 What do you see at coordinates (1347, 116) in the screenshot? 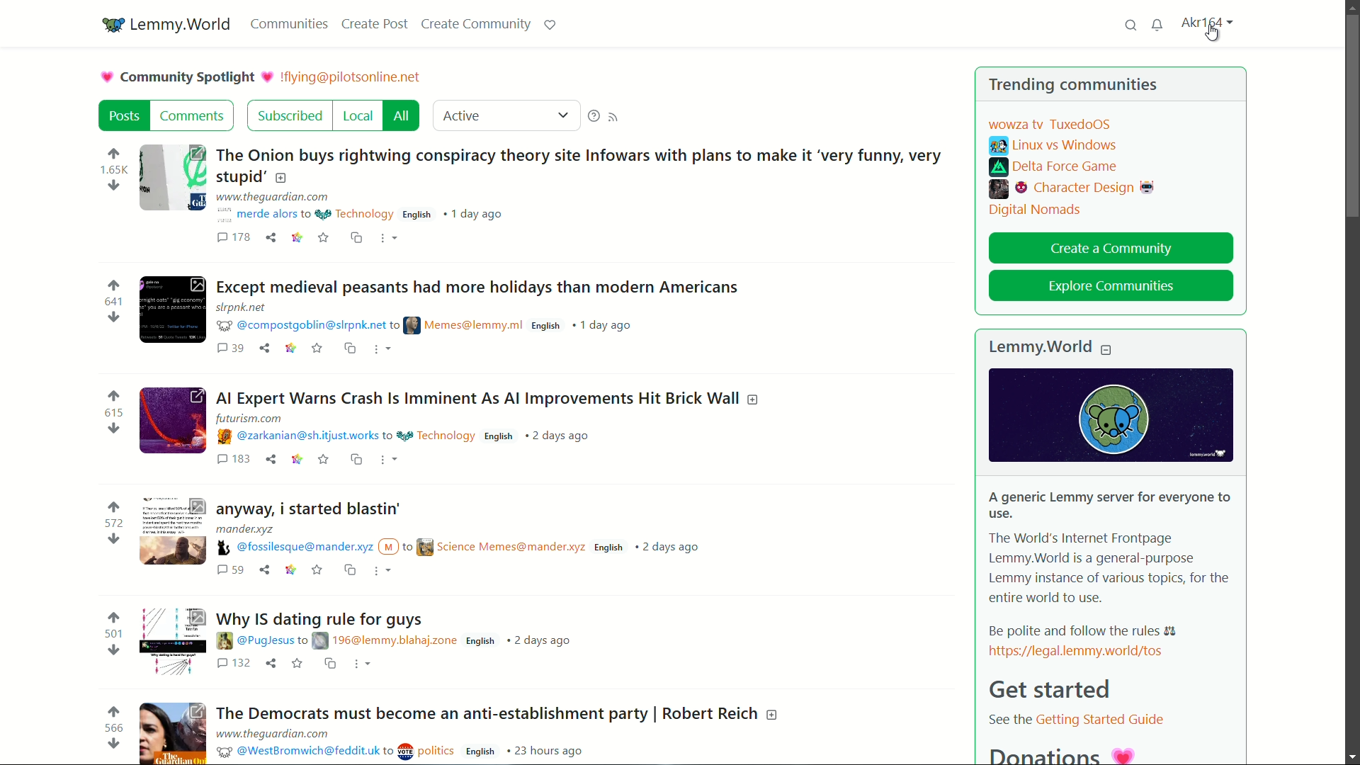
I see `vertical scroll bar` at bounding box center [1347, 116].